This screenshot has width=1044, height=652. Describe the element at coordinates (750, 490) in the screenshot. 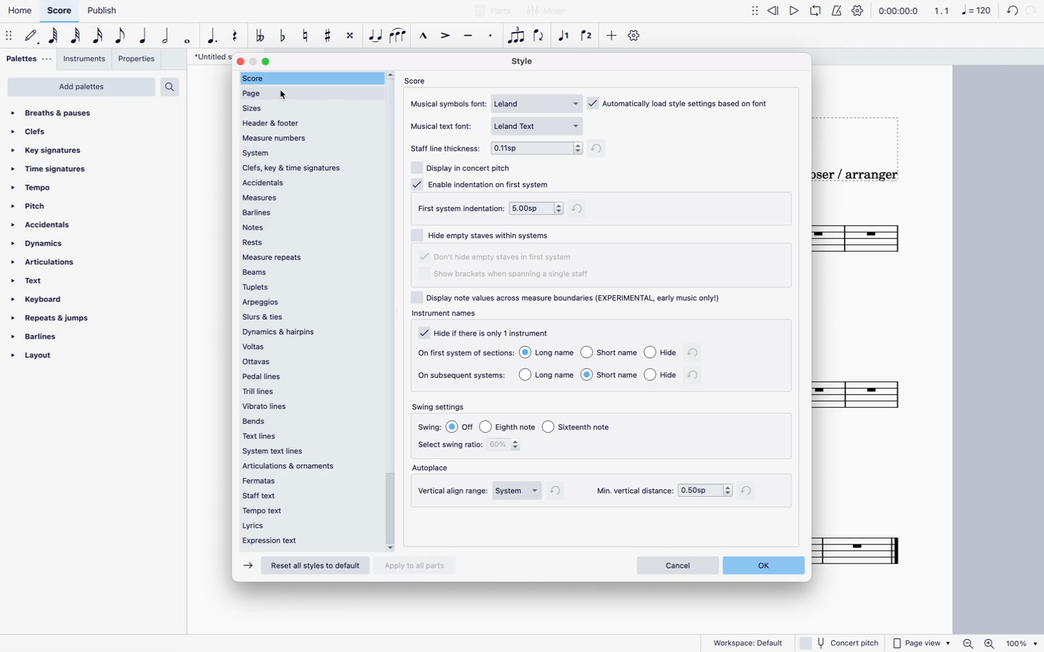

I see `refresh` at that location.